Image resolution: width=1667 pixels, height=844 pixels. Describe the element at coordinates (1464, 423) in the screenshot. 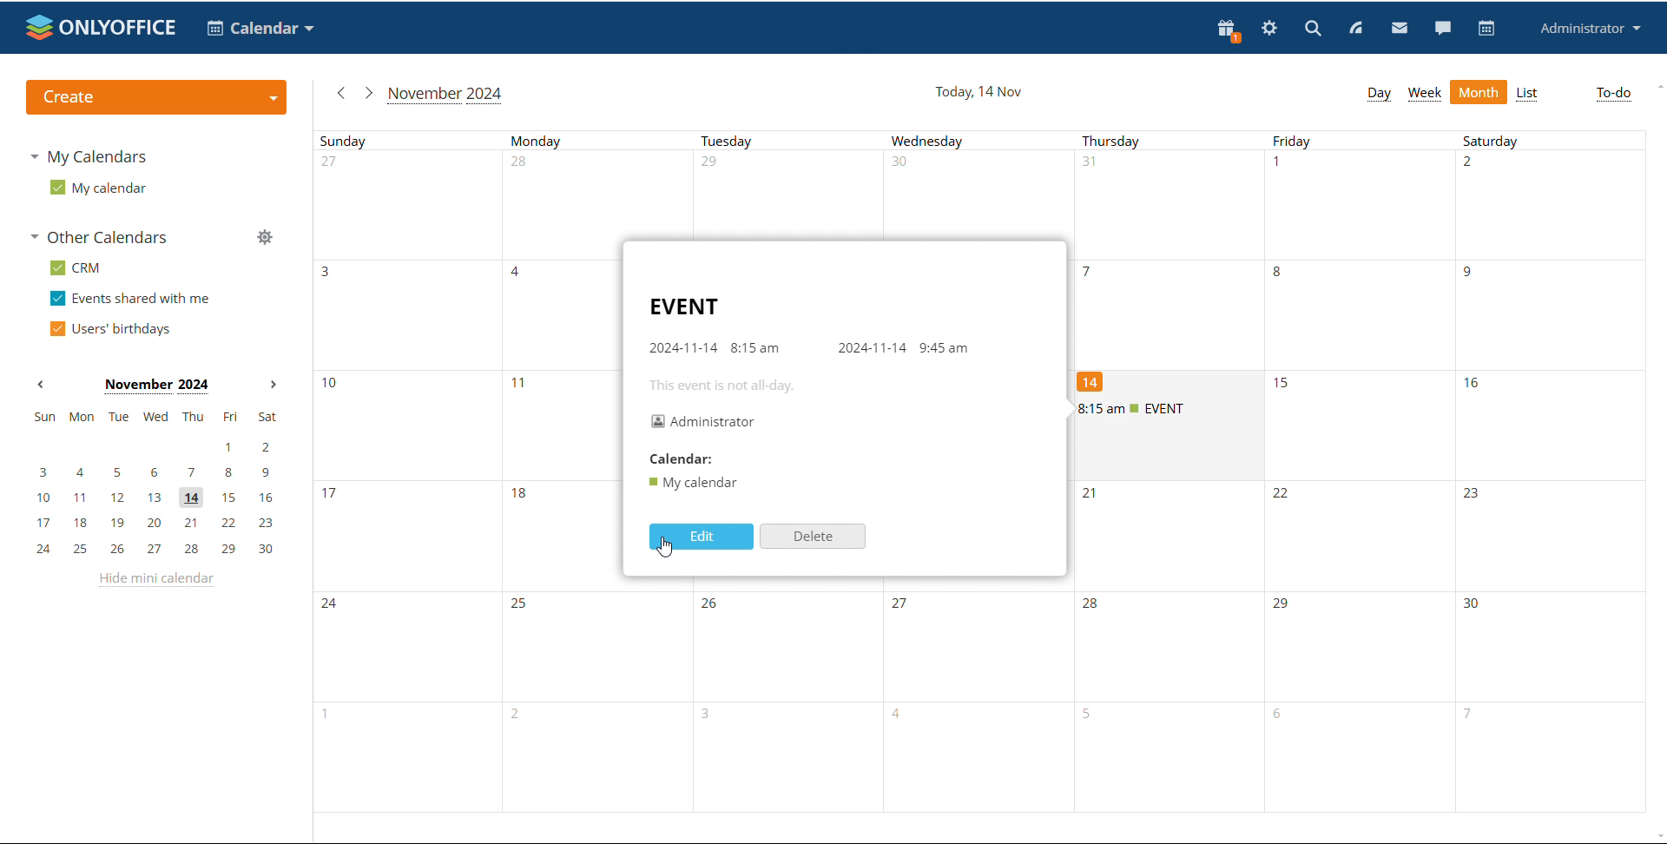

I see `15, 16` at that location.